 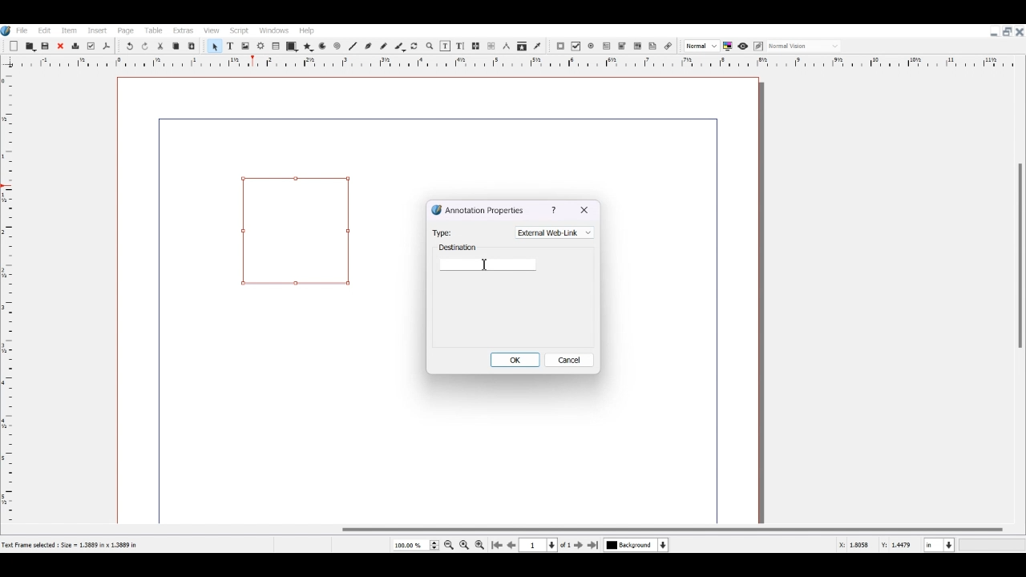 What do you see at coordinates (415, 545) in the screenshot?
I see `Select Current Page` at bounding box center [415, 545].